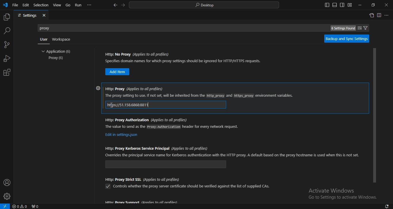 The image size is (393, 209). Describe the element at coordinates (6, 58) in the screenshot. I see `run and debug` at that location.